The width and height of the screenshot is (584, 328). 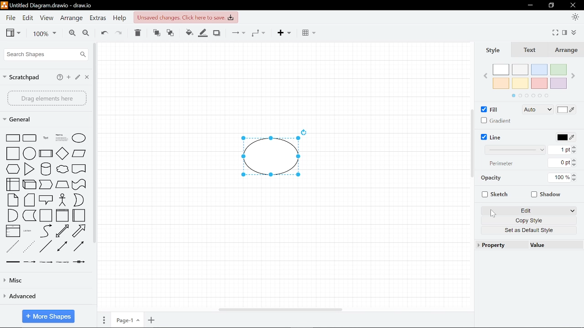 I want to click on line, so click(x=45, y=247).